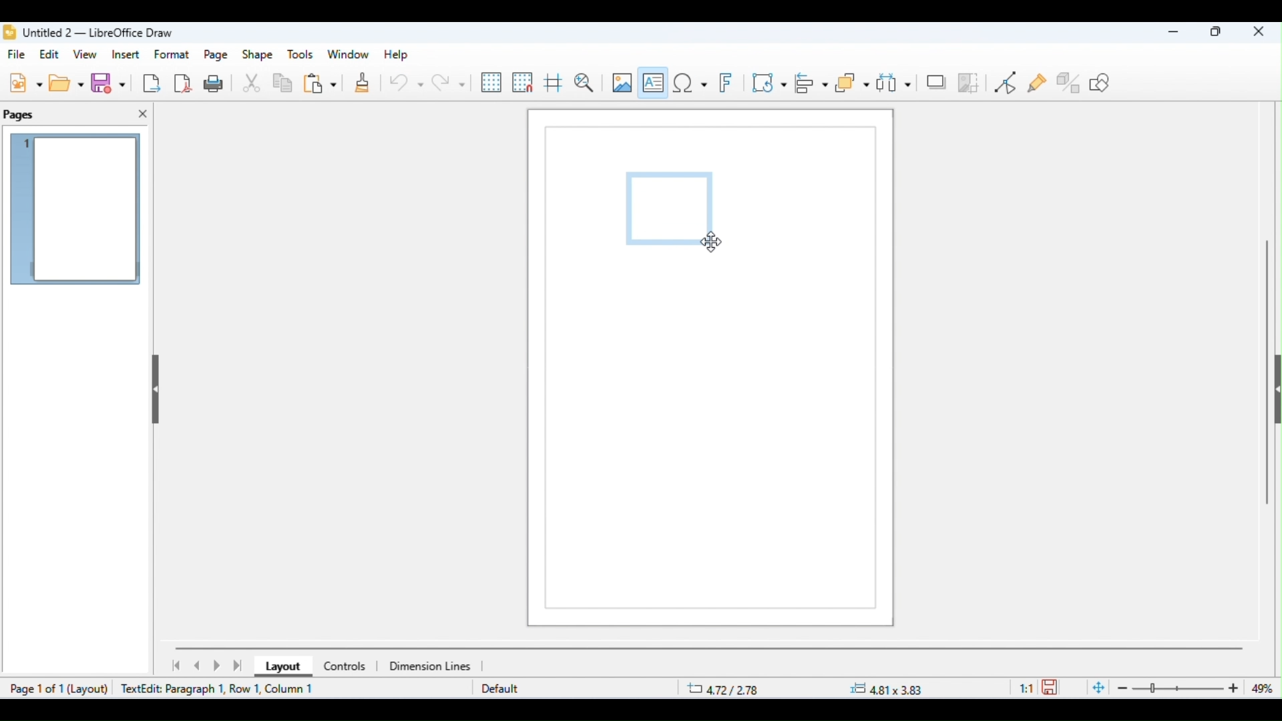 The height and width of the screenshot is (721, 1282). What do you see at coordinates (349, 55) in the screenshot?
I see `window` at bounding box center [349, 55].